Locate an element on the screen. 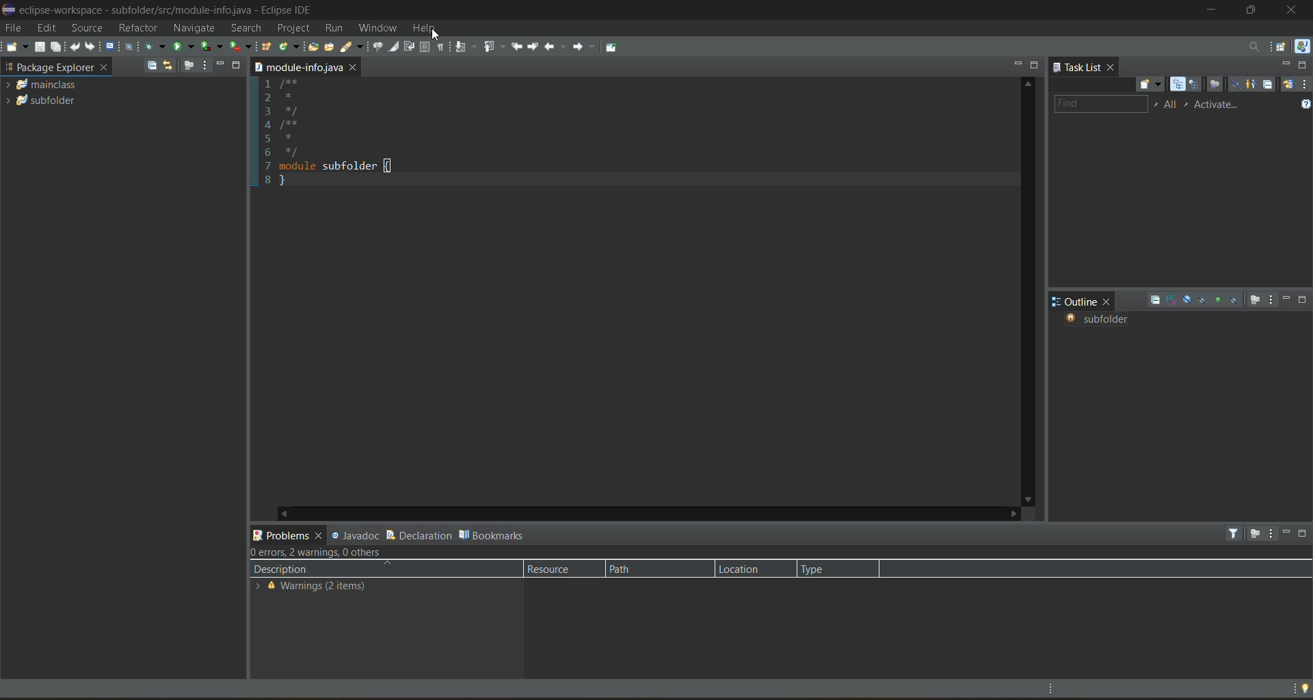  hide static fields and methods is located at coordinates (1202, 300).